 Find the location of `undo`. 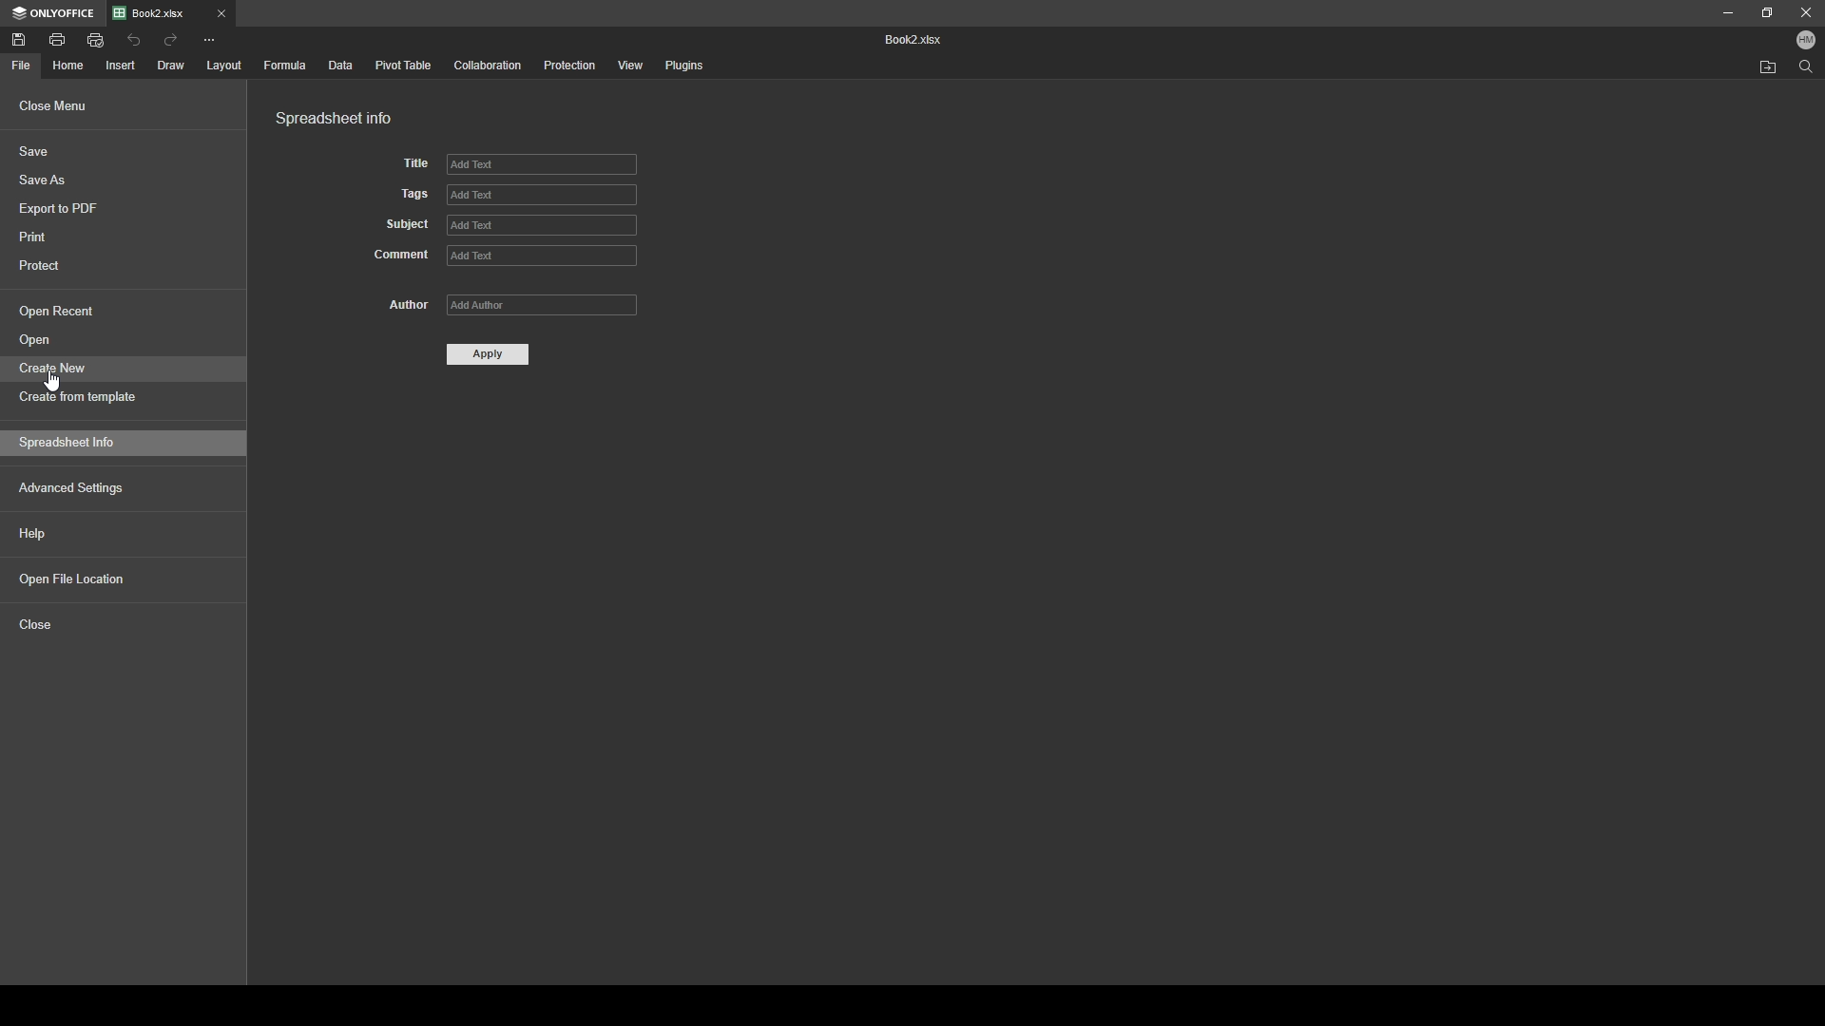

undo is located at coordinates (133, 40).